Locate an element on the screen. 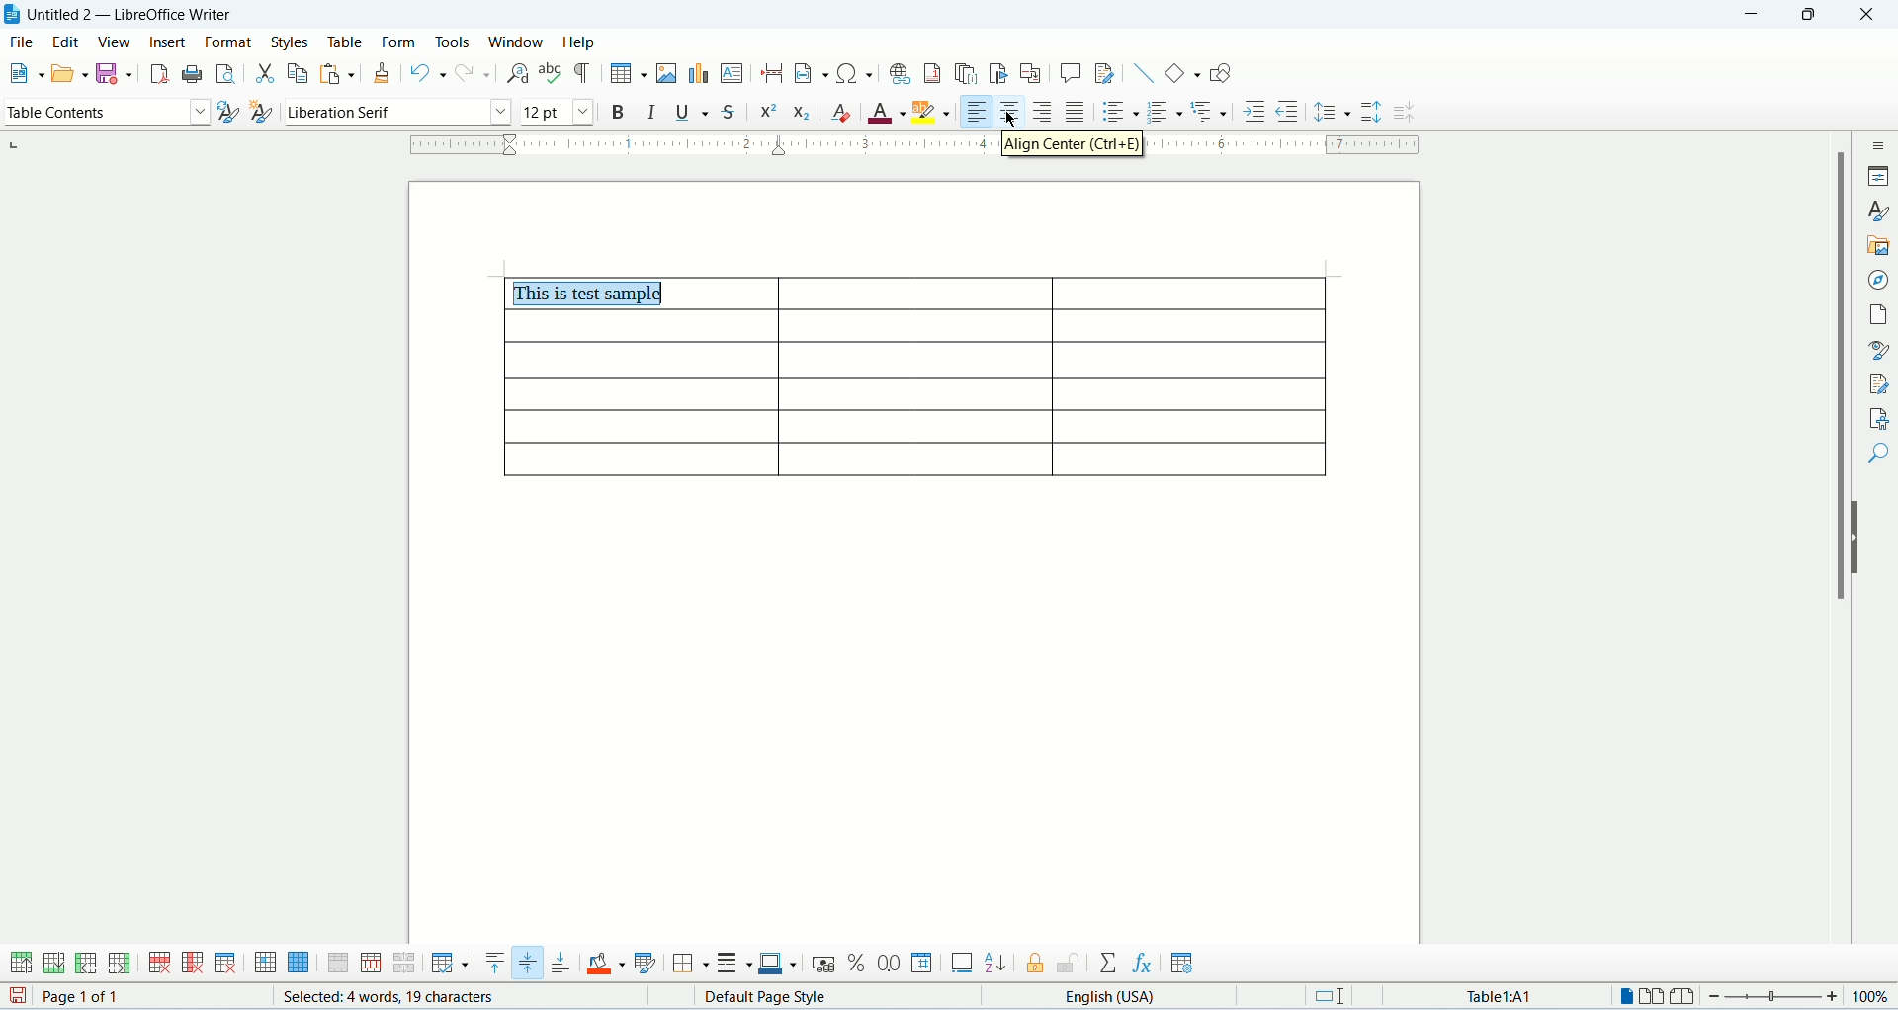 This screenshot has height=1010, width=1898. book view is located at coordinates (1685, 997).